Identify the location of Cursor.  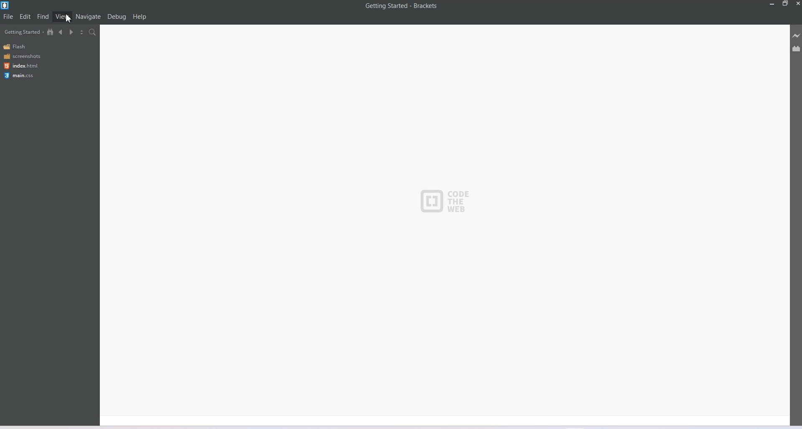
(69, 18).